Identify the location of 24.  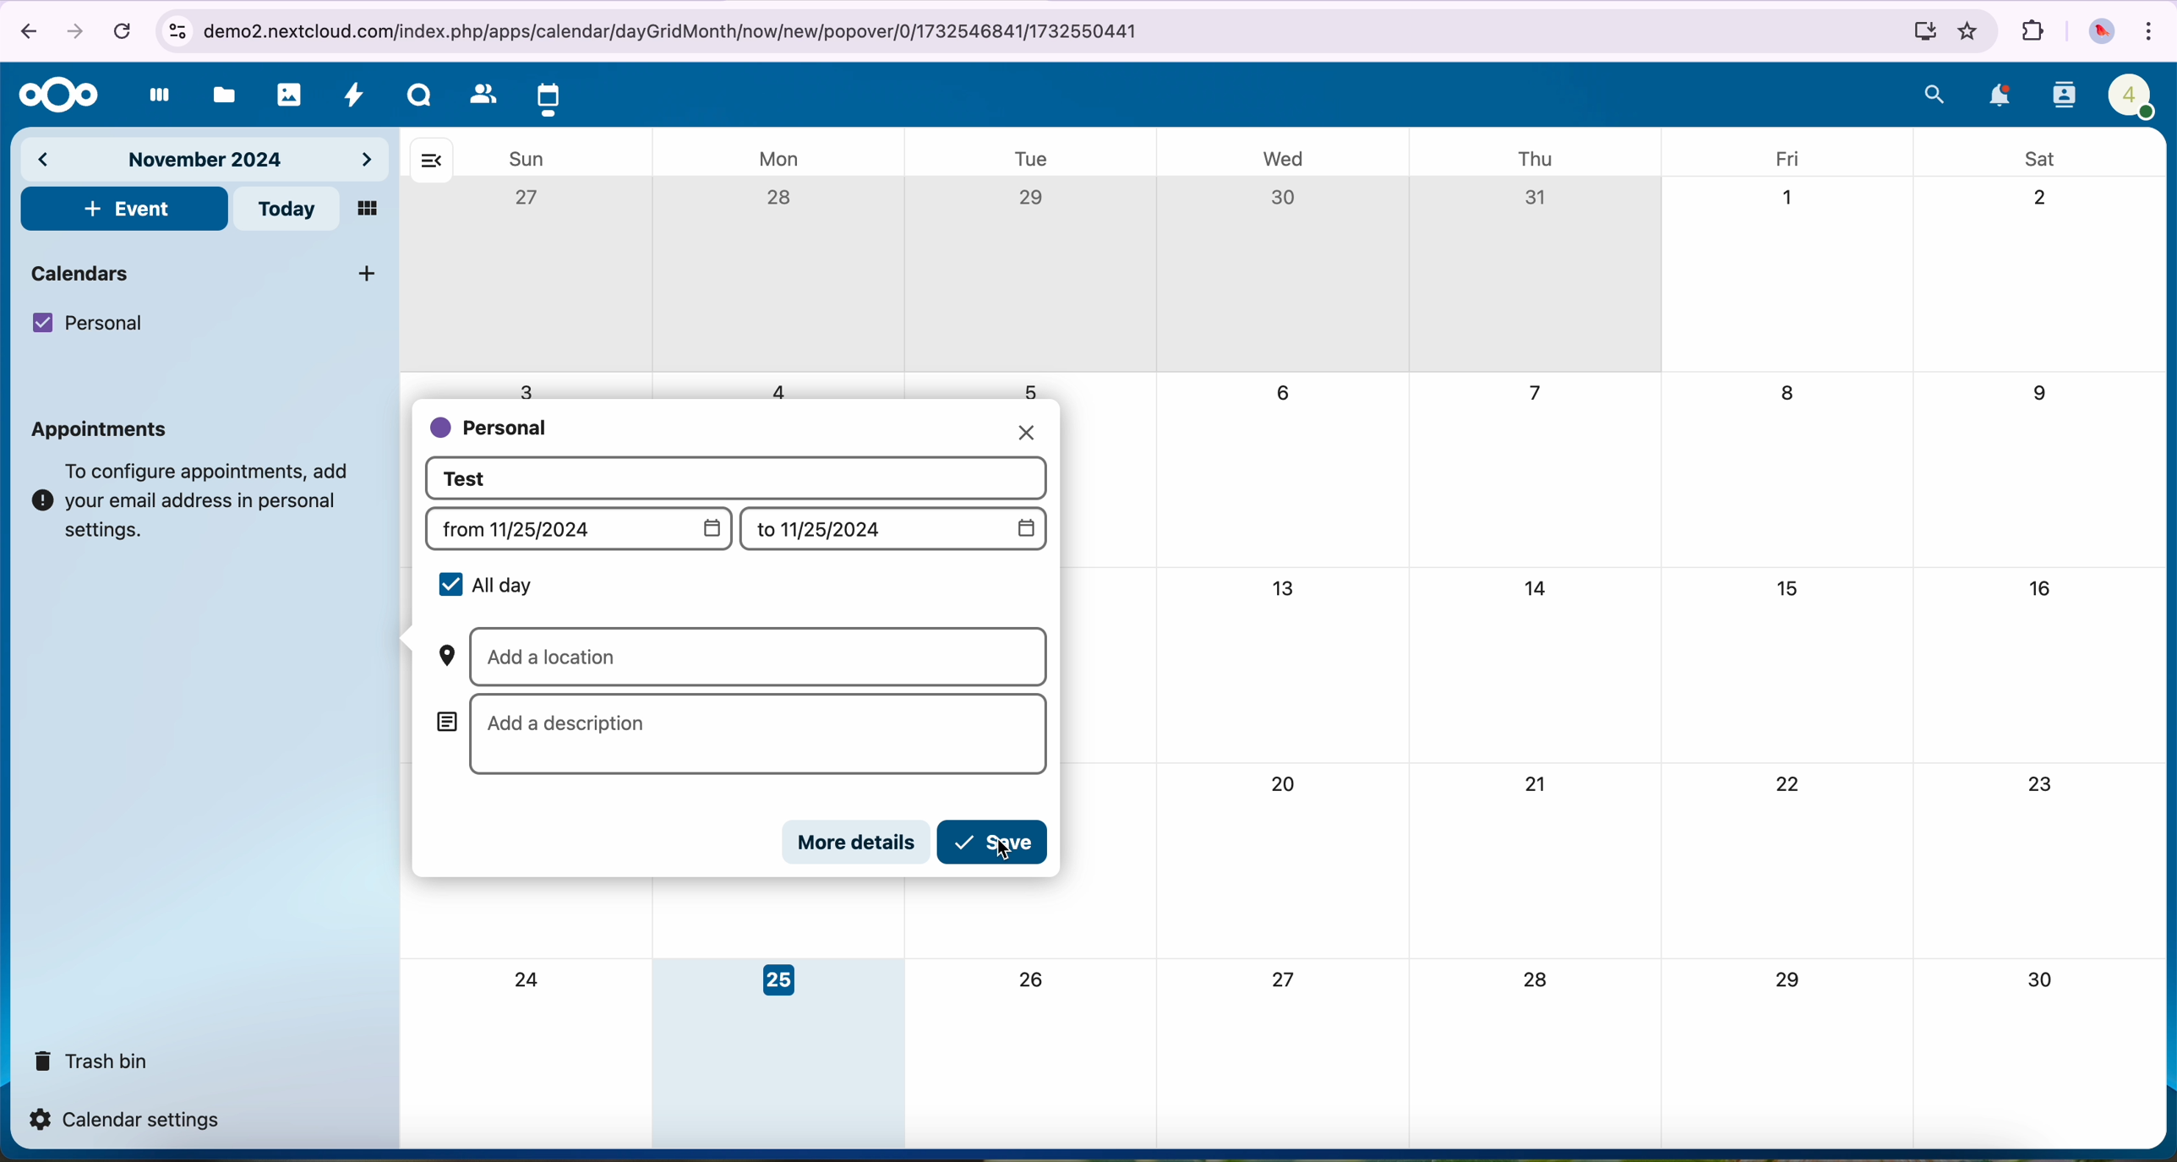
(531, 981).